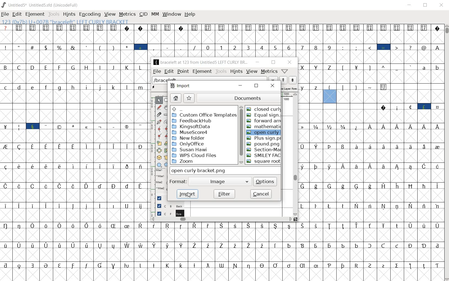 This screenshot has width=449, height=281. Describe the element at coordinates (127, 14) in the screenshot. I see `metrics` at that location.